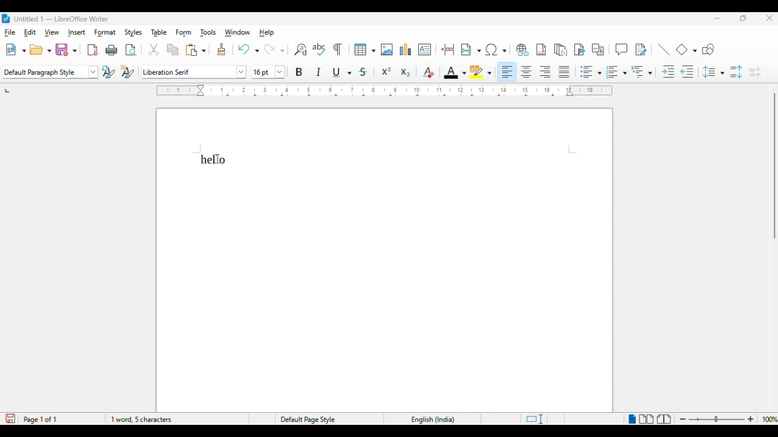 The height and width of the screenshot is (437, 778). I want to click on font size, so click(269, 72).